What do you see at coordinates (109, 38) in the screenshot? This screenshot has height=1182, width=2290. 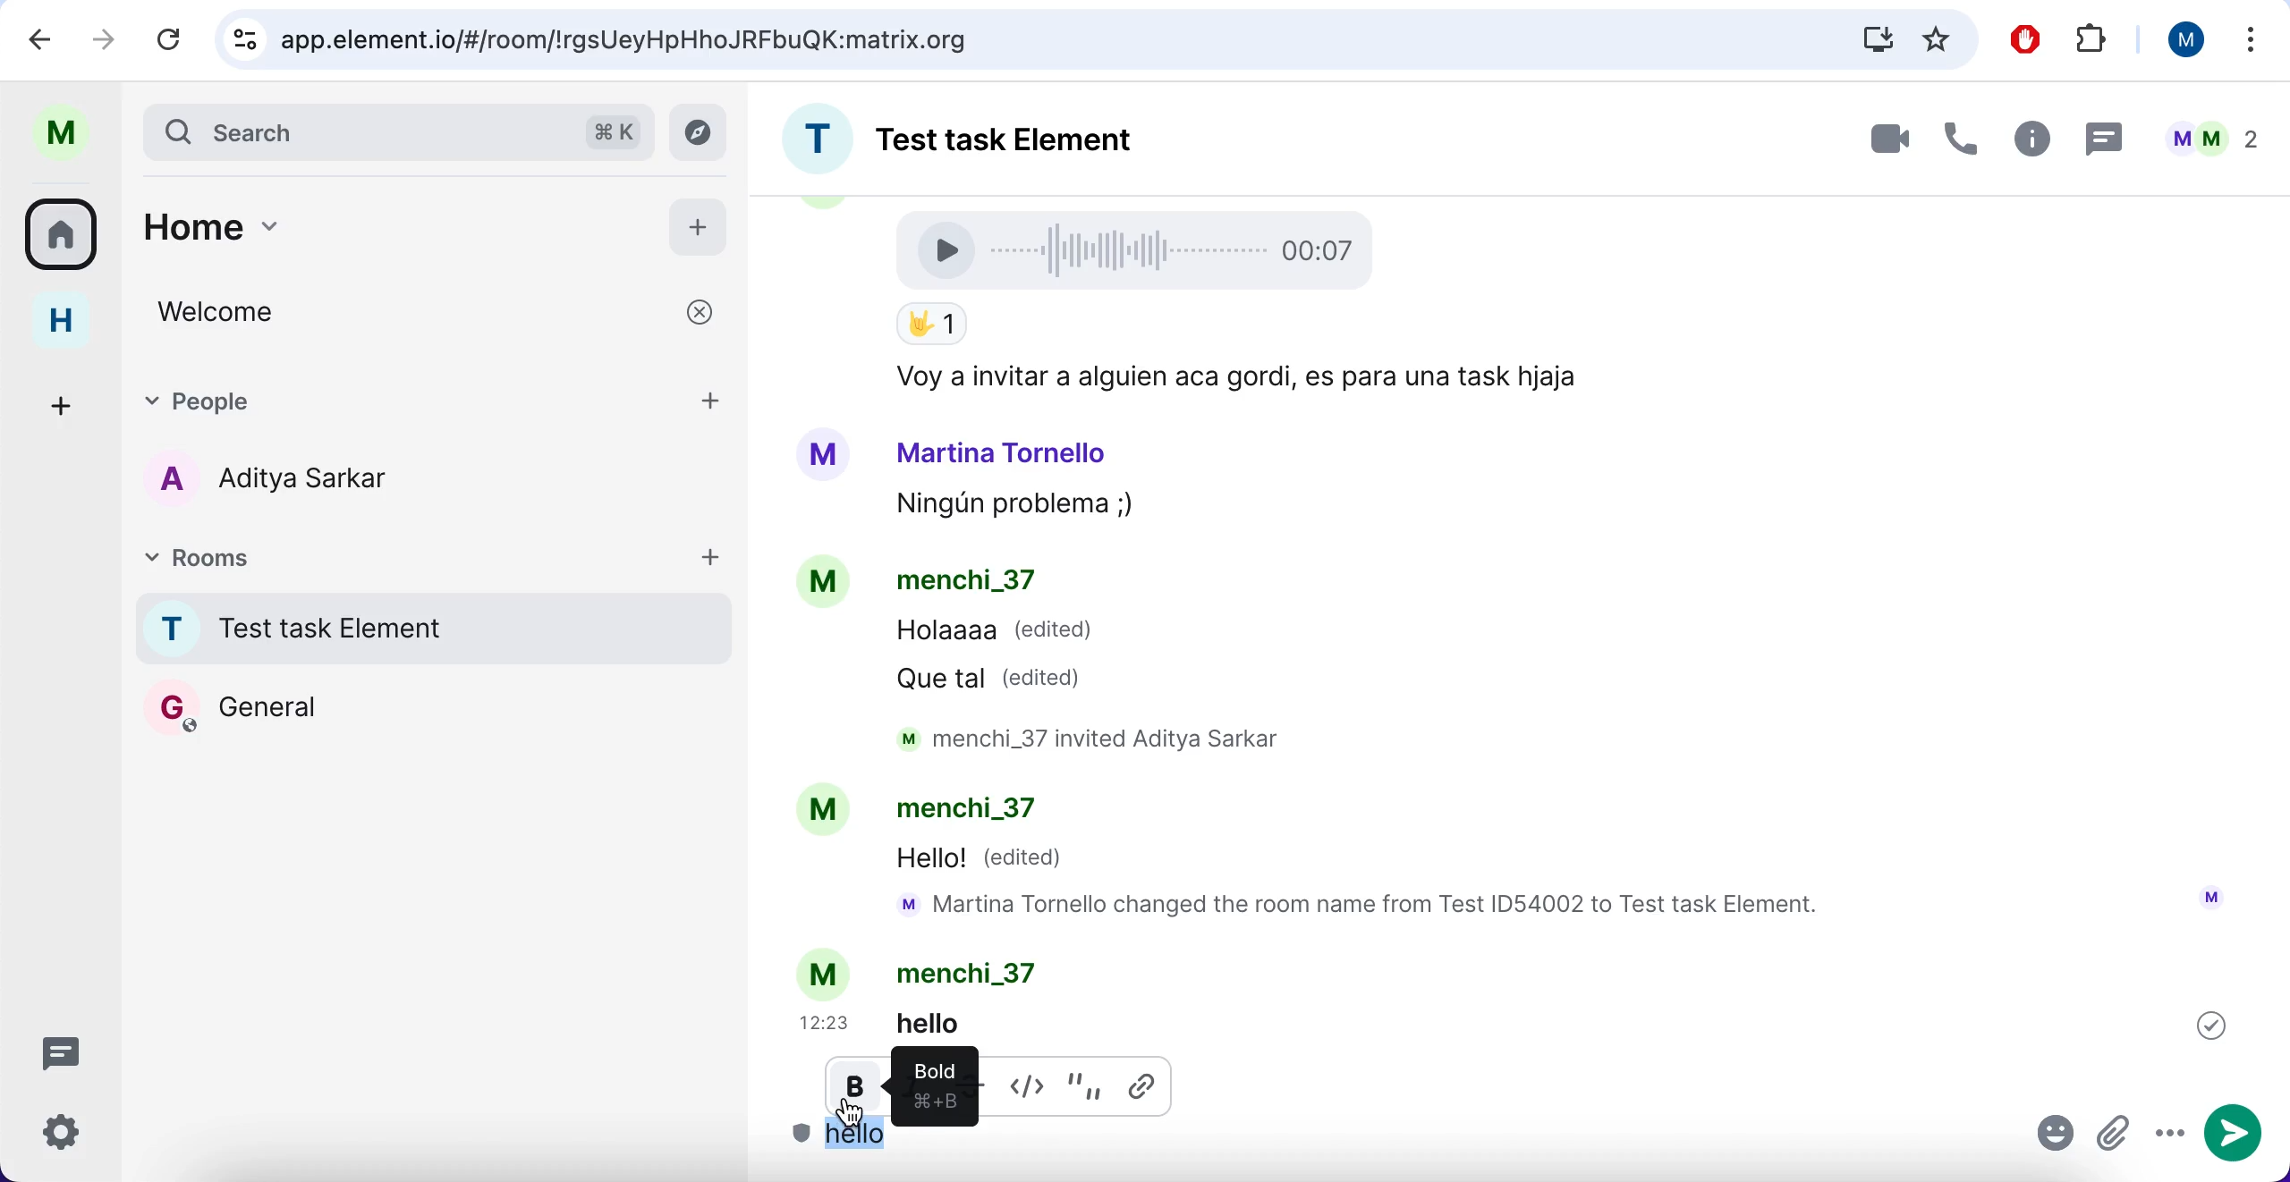 I see `go one page forward` at bounding box center [109, 38].